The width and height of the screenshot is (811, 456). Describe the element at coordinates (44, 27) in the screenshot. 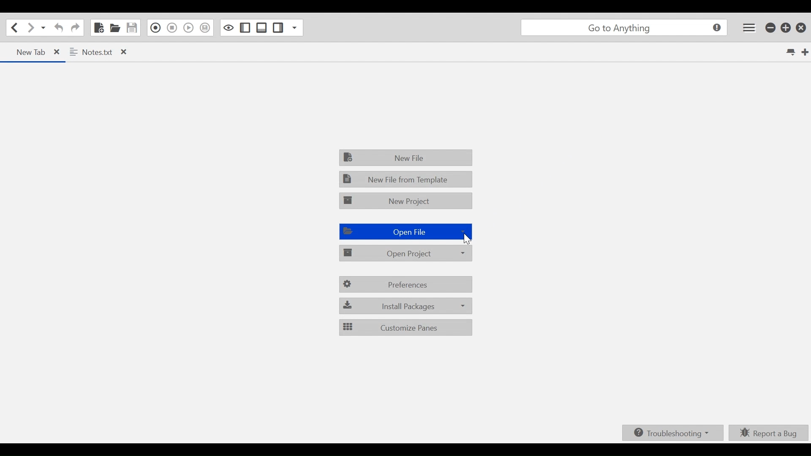

I see `Recent LOcations` at that location.